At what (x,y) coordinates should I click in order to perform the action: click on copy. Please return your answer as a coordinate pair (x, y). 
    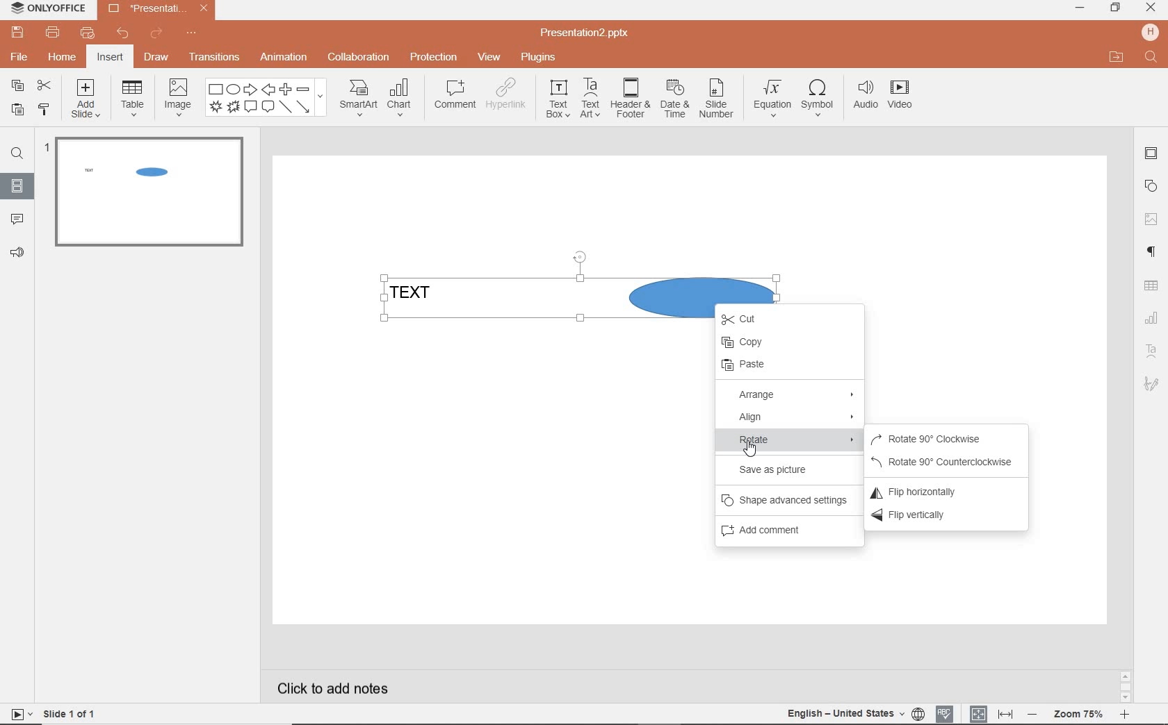
    Looking at the image, I should click on (788, 343).